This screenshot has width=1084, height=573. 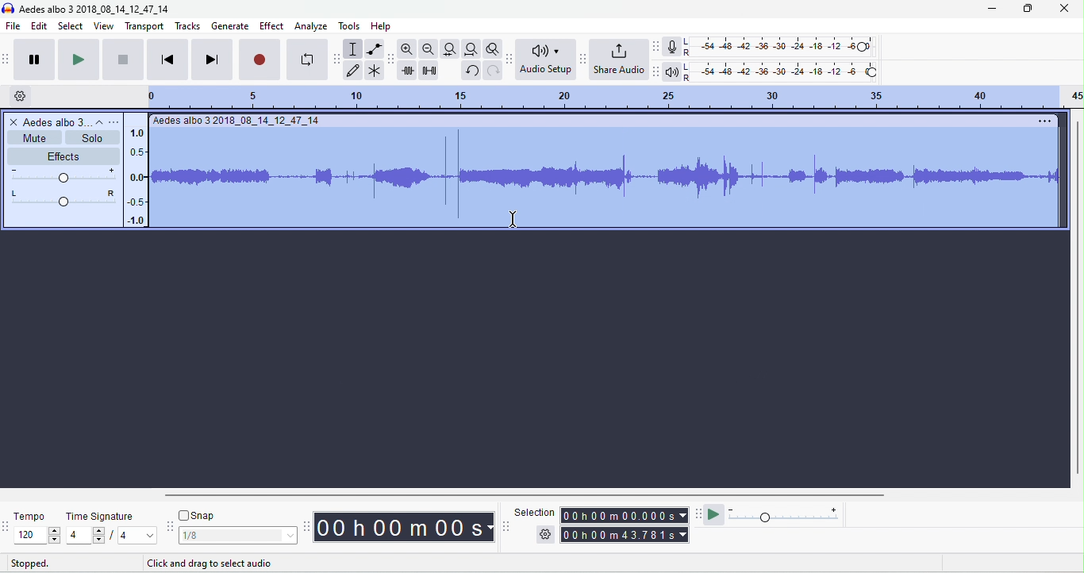 I want to click on track title, so click(x=238, y=121).